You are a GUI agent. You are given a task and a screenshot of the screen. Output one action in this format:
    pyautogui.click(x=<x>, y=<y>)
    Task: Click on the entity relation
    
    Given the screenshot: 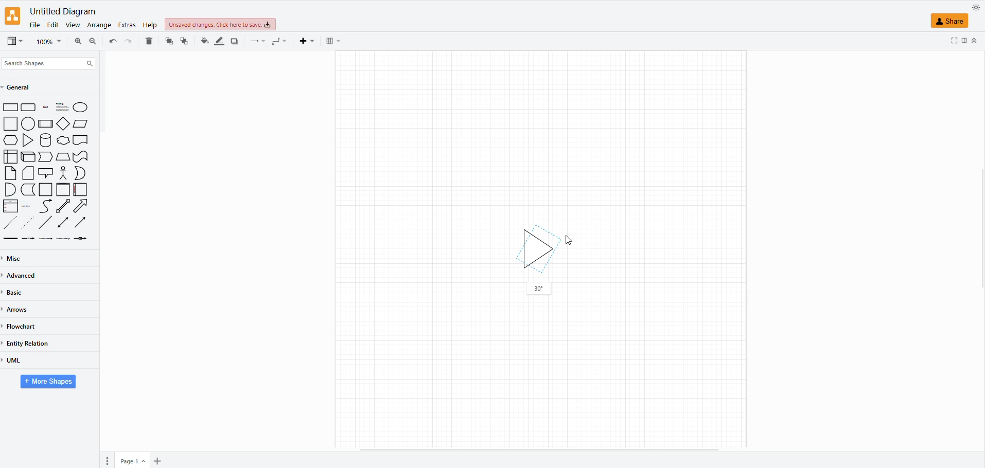 What is the action you would take?
    pyautogui.click(x=33, y=340)
    